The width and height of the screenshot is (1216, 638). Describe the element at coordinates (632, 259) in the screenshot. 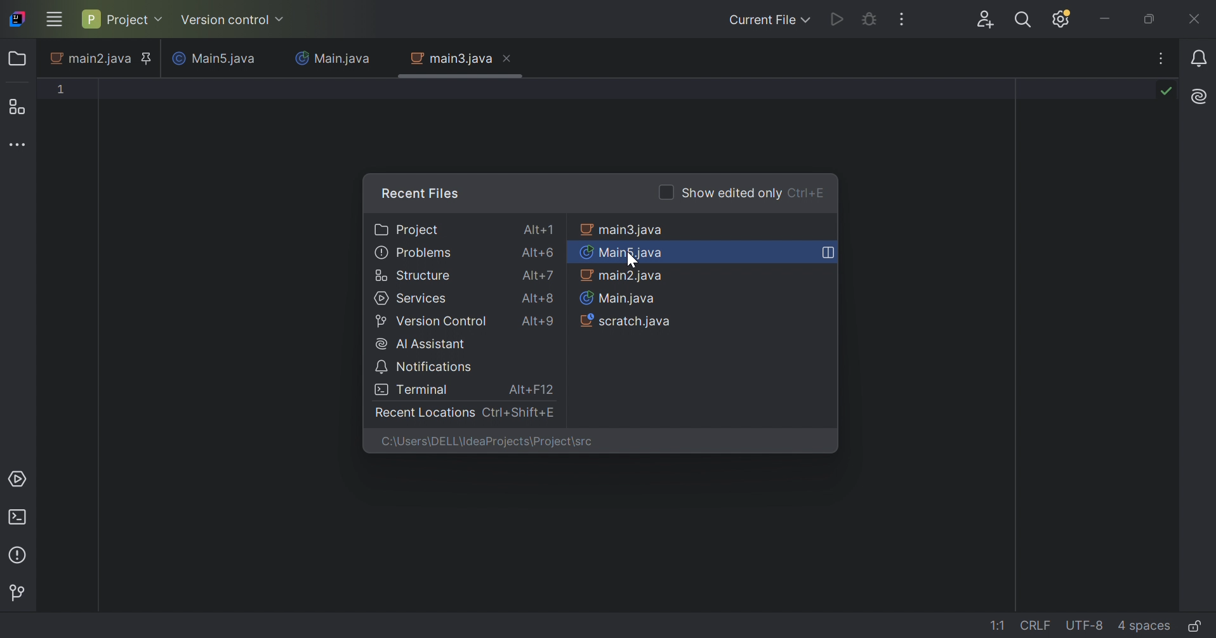

I see `Cursor` at that location.